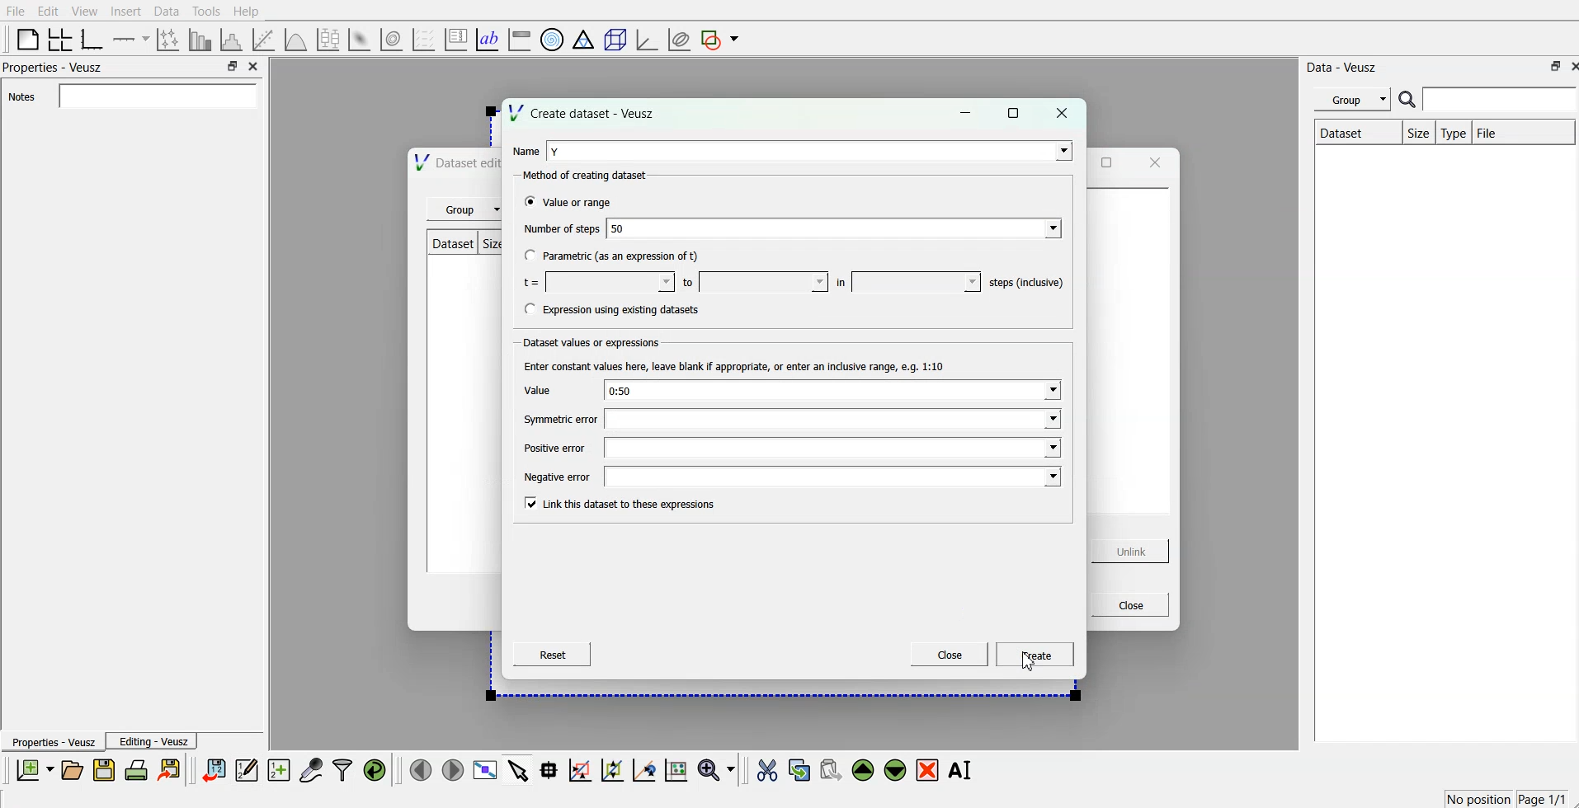 The image size is (1579, 808). What do you see at coordinates (765, 284) in the screenshot?
I see `max t value field` at bounding box center [765, 284].